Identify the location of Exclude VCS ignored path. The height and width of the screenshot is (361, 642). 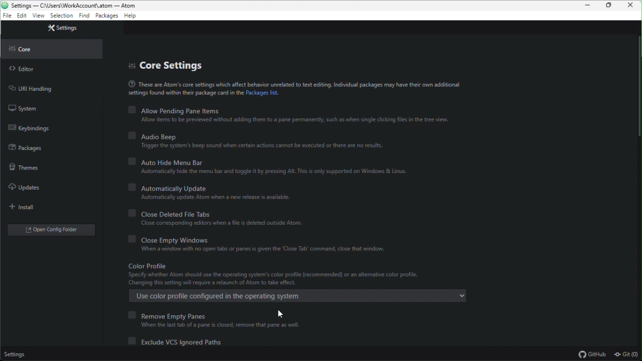
(179, 341).